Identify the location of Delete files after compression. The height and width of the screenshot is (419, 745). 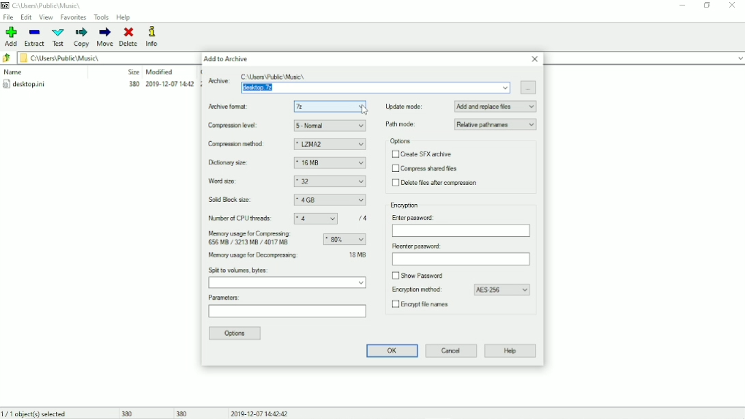
(437, 184).